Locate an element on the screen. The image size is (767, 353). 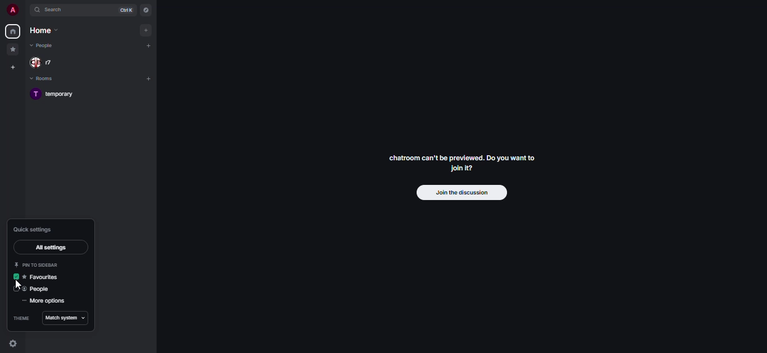
add is located at coordinates (148, 47).